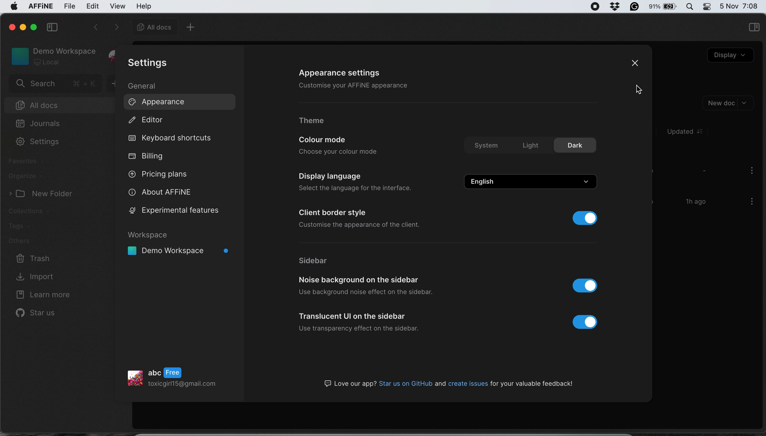  I want to click on switch between options, so click(116, 27).